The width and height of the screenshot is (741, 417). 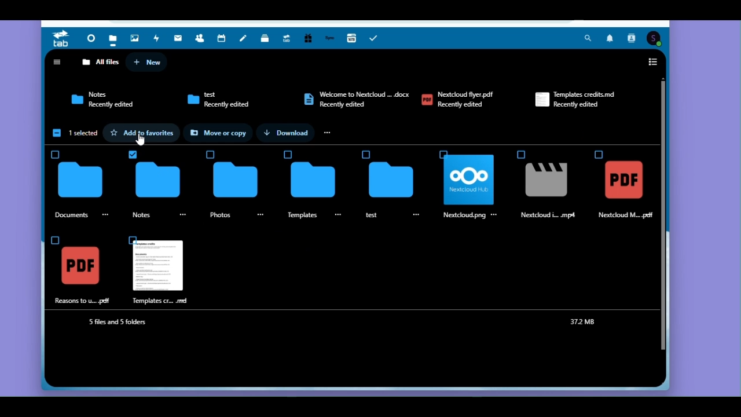 I want to click on Check Box, so click(x=443, y=153).